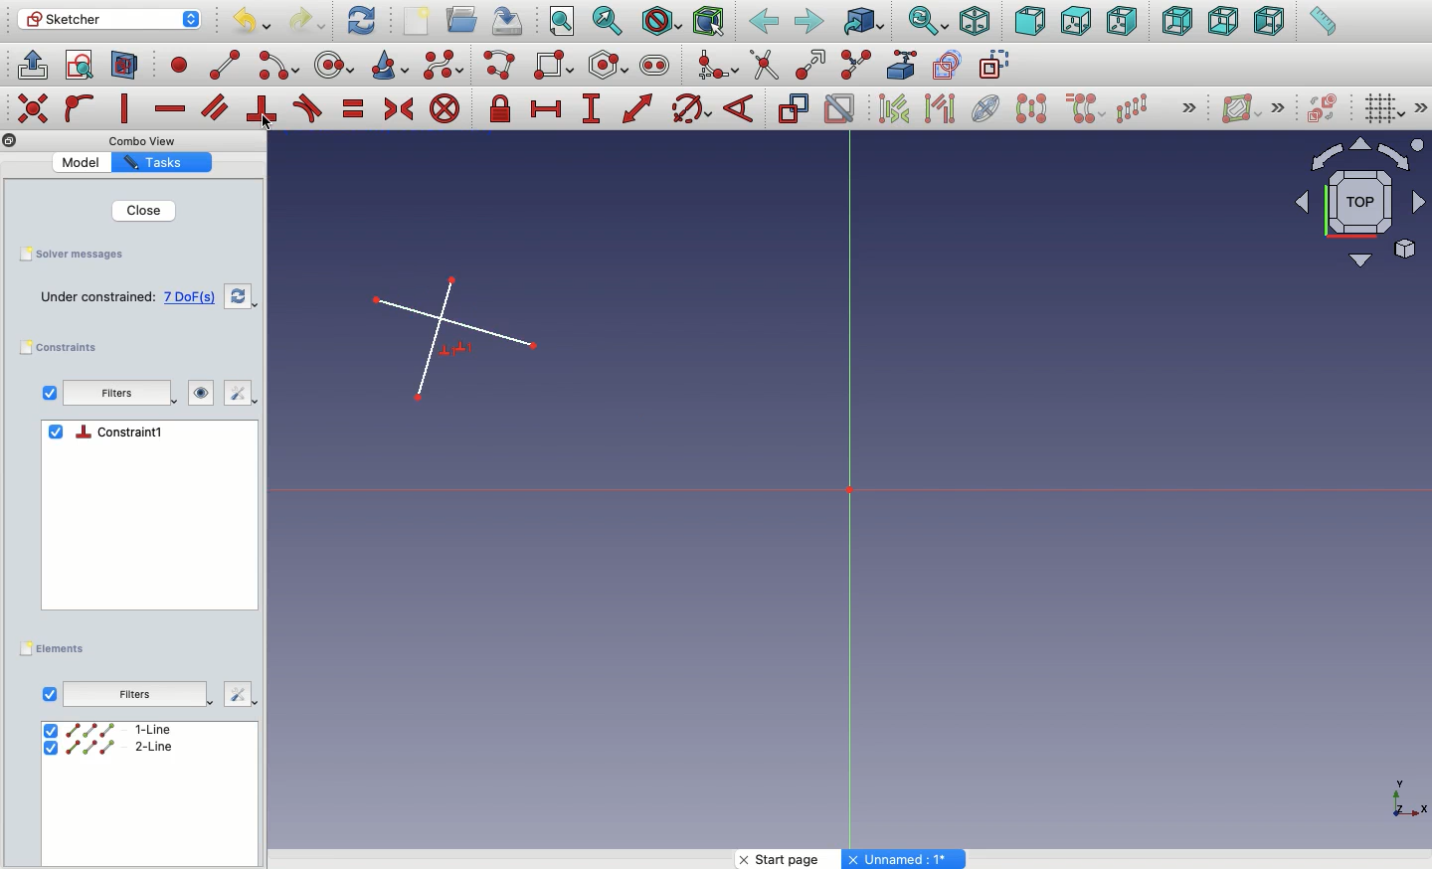  Describe the element at coordinates (463, 345) in the screenshot. I see `Perpendicular lines` at that location.